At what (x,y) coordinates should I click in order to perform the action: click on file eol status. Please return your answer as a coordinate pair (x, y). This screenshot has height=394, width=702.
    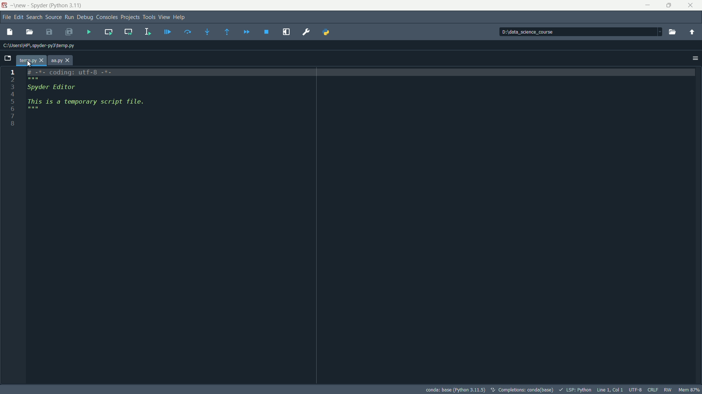
    Looking at the image, I should click on (653, 390).